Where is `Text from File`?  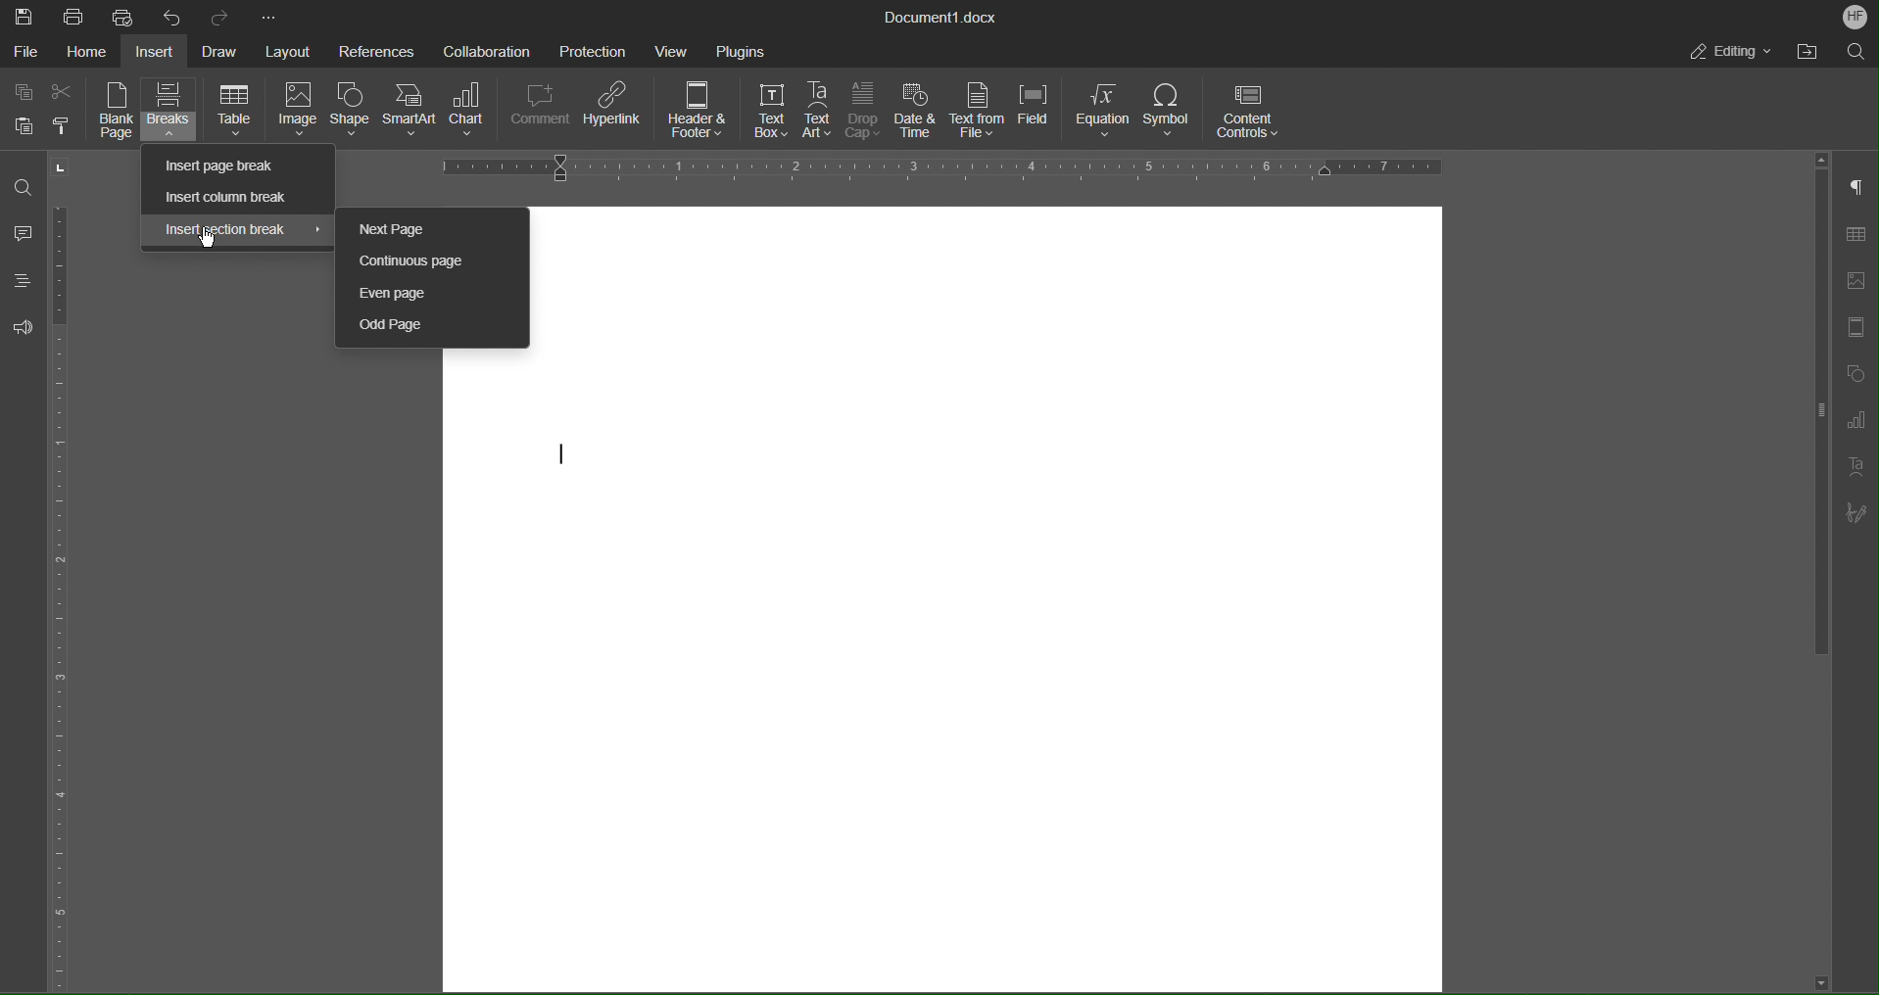
Text from File is located at coordinates (978, 111).